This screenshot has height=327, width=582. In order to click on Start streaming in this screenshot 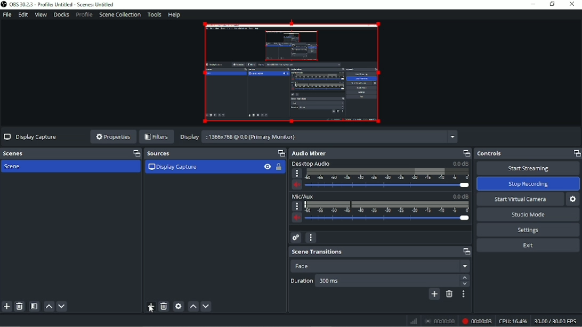, I will do `click(528, 167)`.